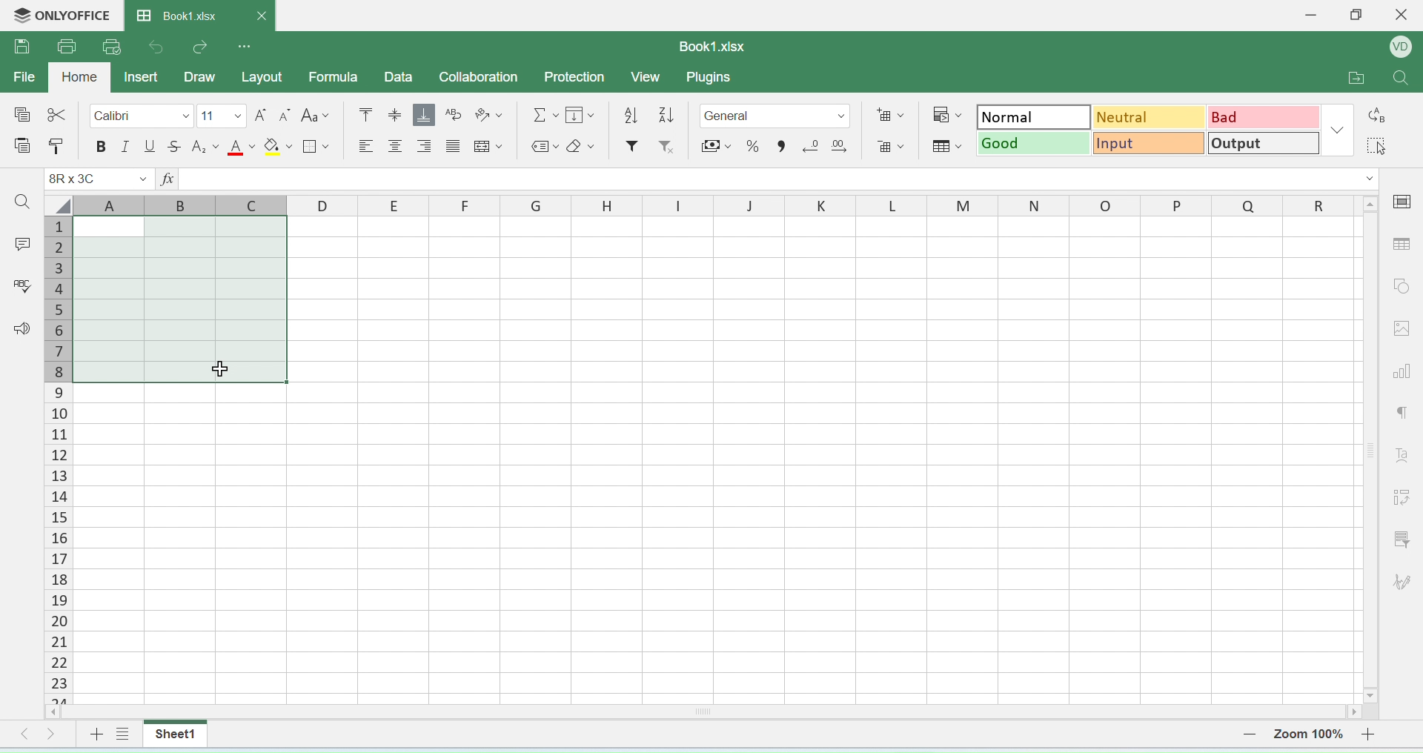 The height and width of the screenshot is (753, 1423). I want to click on plugins, so click(717, 77).